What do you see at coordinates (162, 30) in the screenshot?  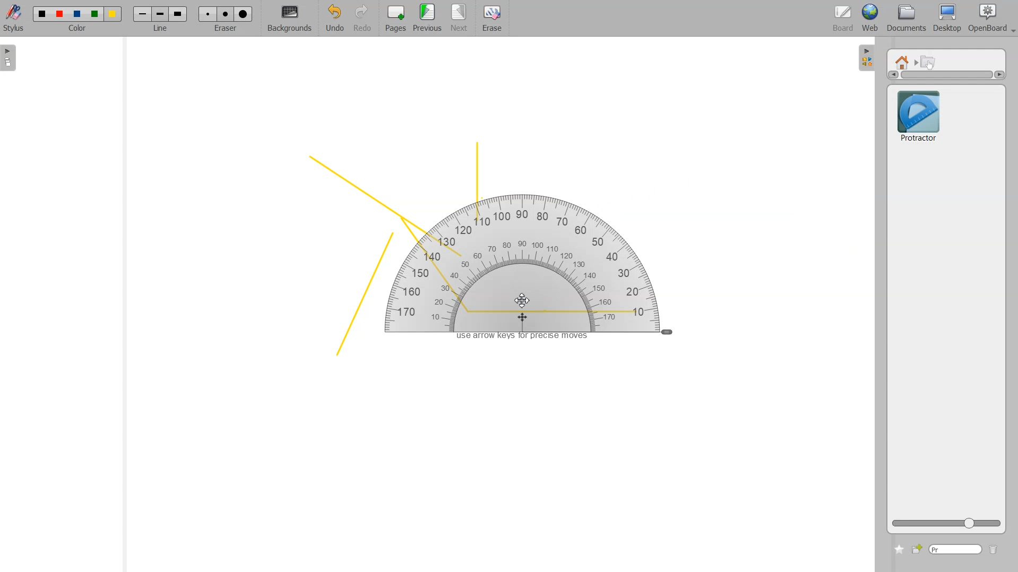 I see `line` at bounding box center [162, 30].